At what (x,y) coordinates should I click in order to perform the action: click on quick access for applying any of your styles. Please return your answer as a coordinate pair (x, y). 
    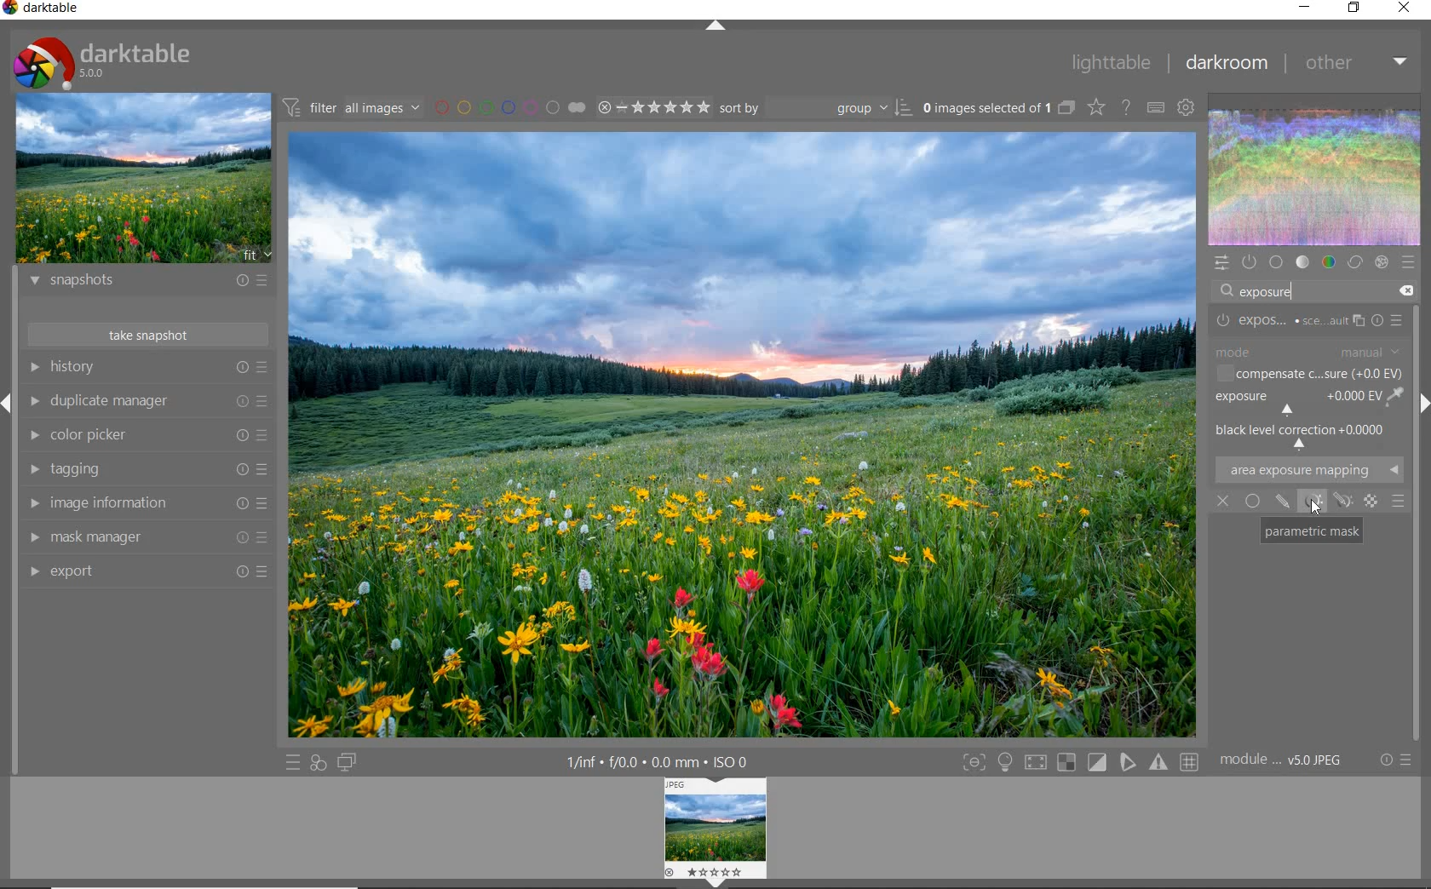
    Looking at the image, I should click on (317, 764).